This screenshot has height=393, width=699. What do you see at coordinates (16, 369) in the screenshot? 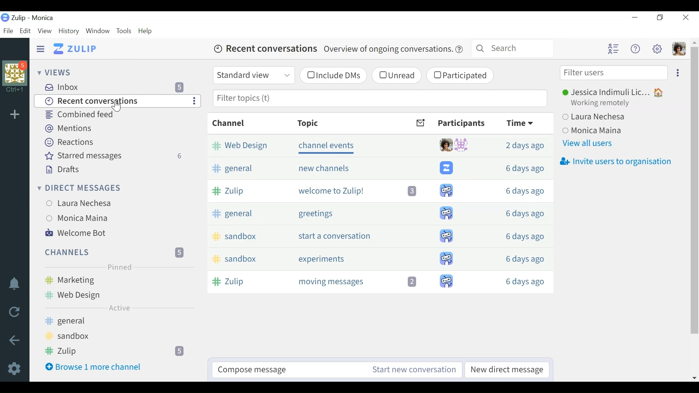
I see `Settings` at bounding box center [16, 369].